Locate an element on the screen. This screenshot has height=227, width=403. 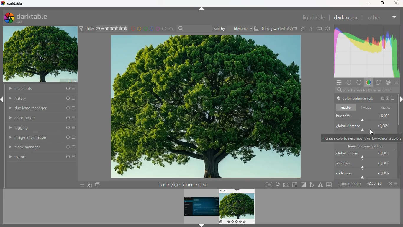
edit is located at coordinates (312, 184).